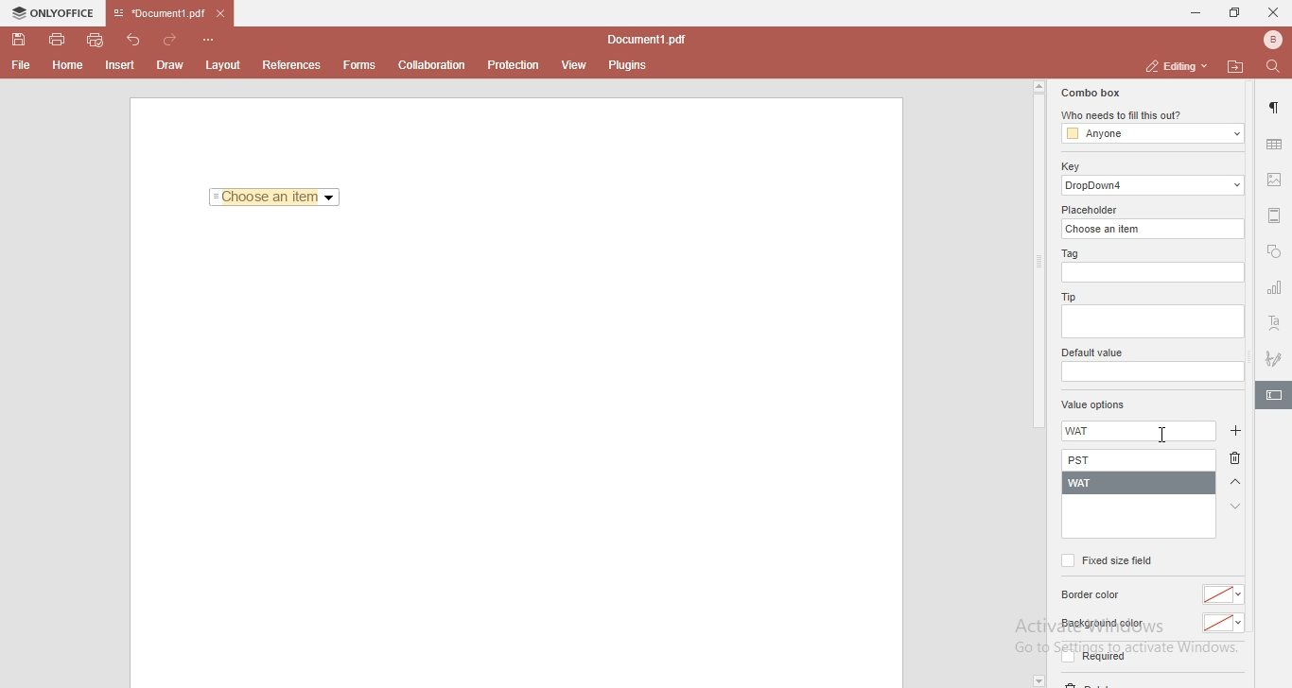 The width and height of the screenshot is (1292, 688). I want to click on protection, so click(514, 64).